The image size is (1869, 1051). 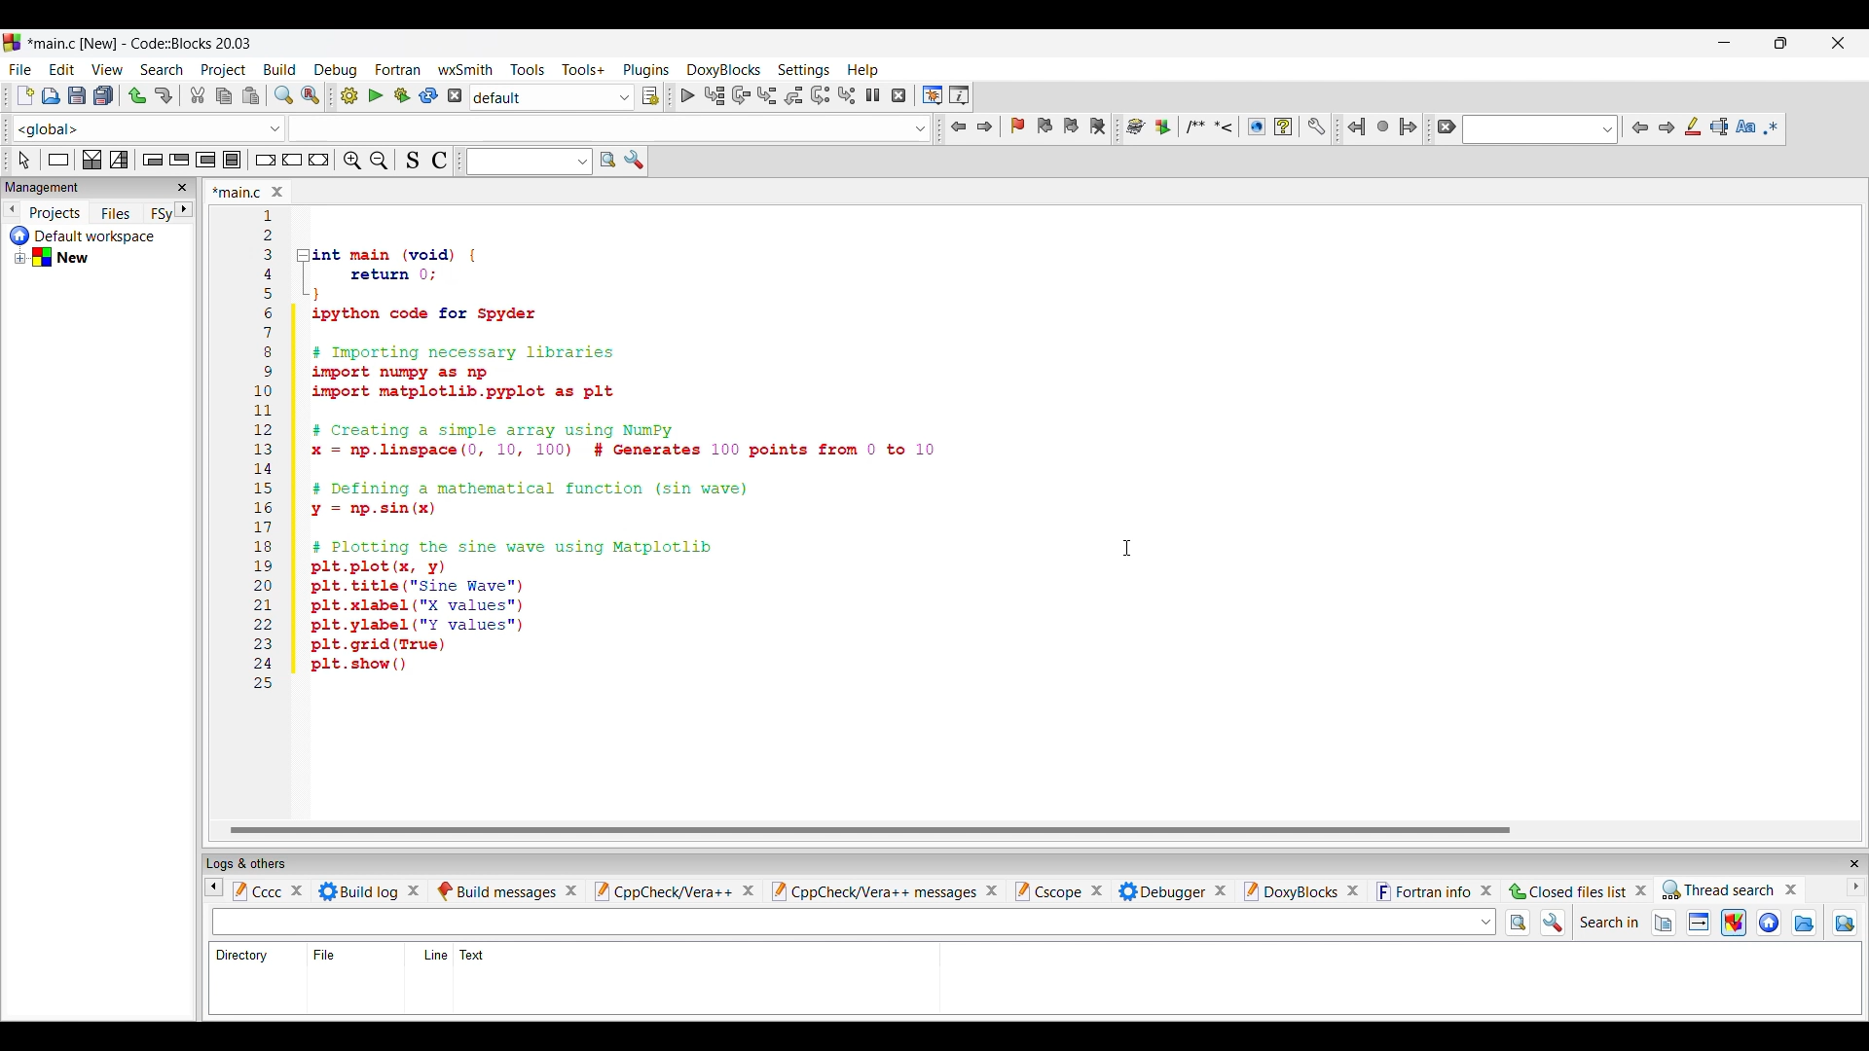 What do you see at coordinates (1440, 889) in the screenshot?
I see `` at bounding box center [1440, 889].